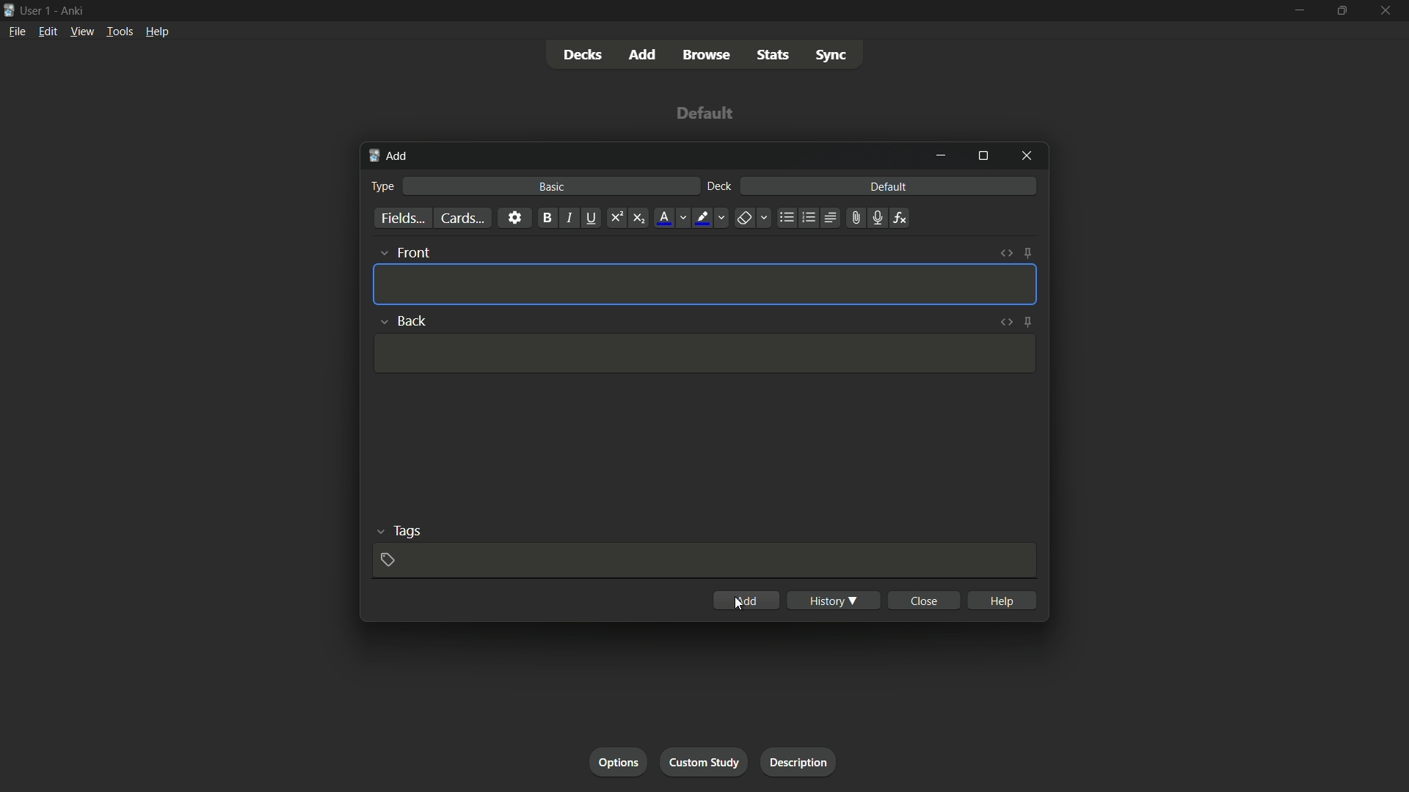 The image size is (1409, 792). Describe the element at coordinates (584, 54) in the screenshot. I see `decks` at that location.